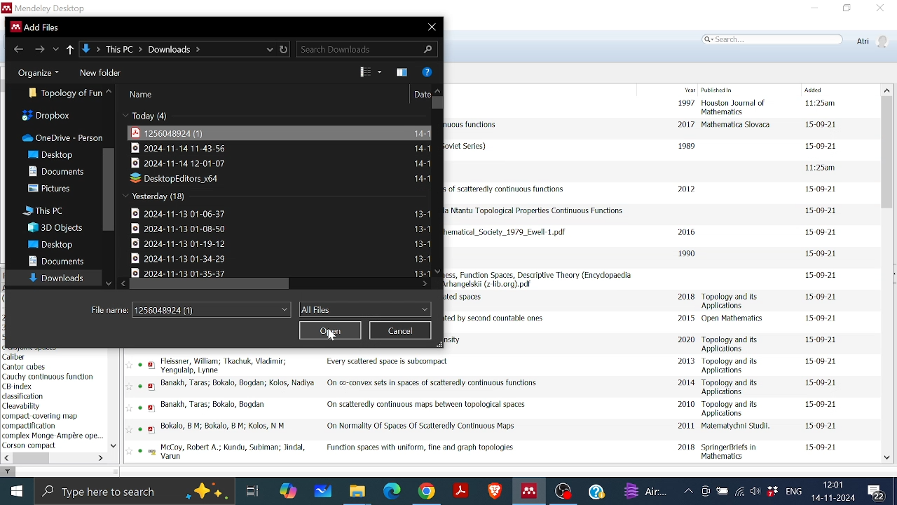 This screenshot has width=897, height=505. What do you see at coordinates (142, 388) in the screenshot?
I see `read status` at bounding box center [142, 388].